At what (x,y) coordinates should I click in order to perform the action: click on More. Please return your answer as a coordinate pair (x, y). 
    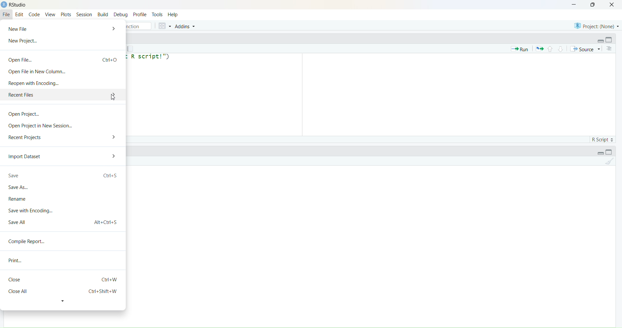
    Looking at the image, I should click on (115, 28).